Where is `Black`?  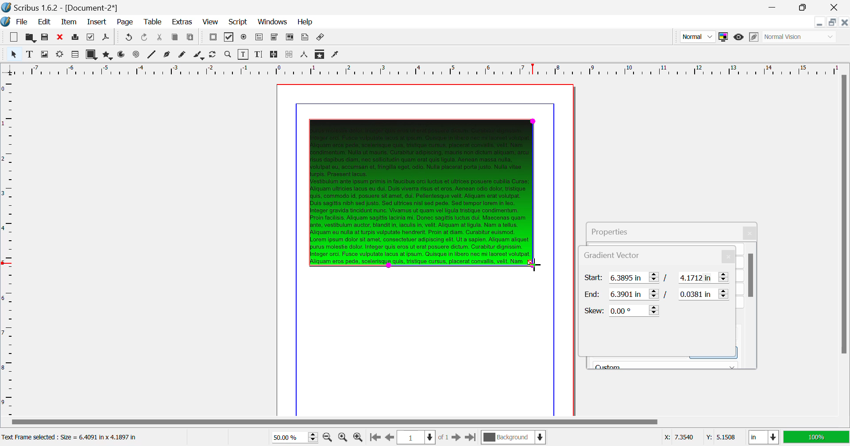 Black is located at coordinates (666, 364).